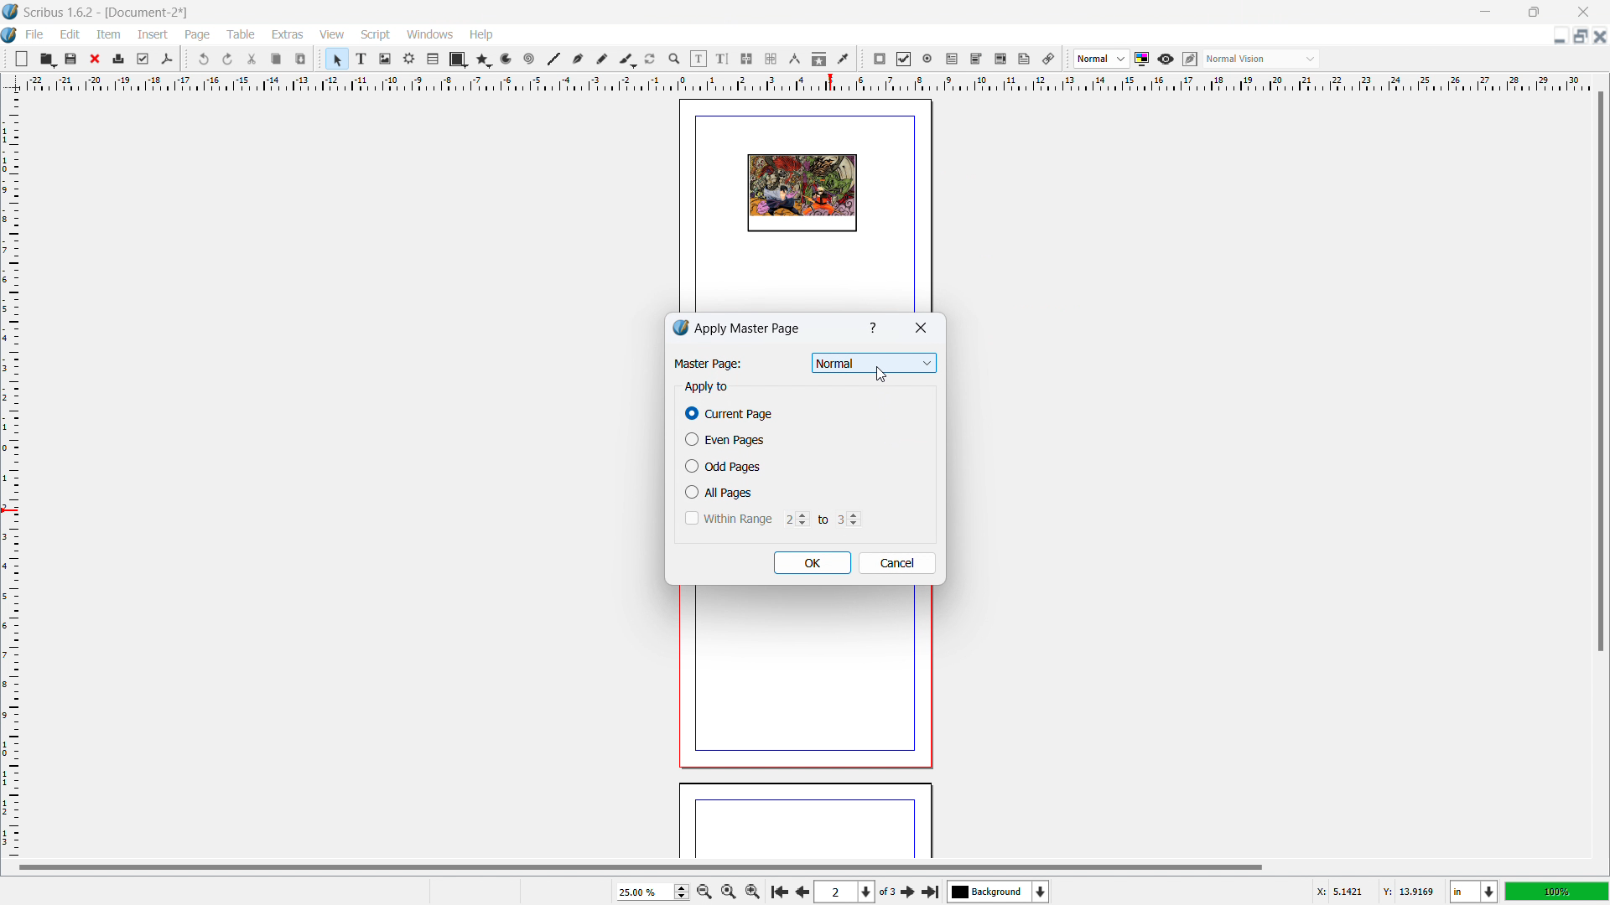  What do you see at coordinates (199, 35) in the screenshot?
I see `page` at bounding box center [199, 35].